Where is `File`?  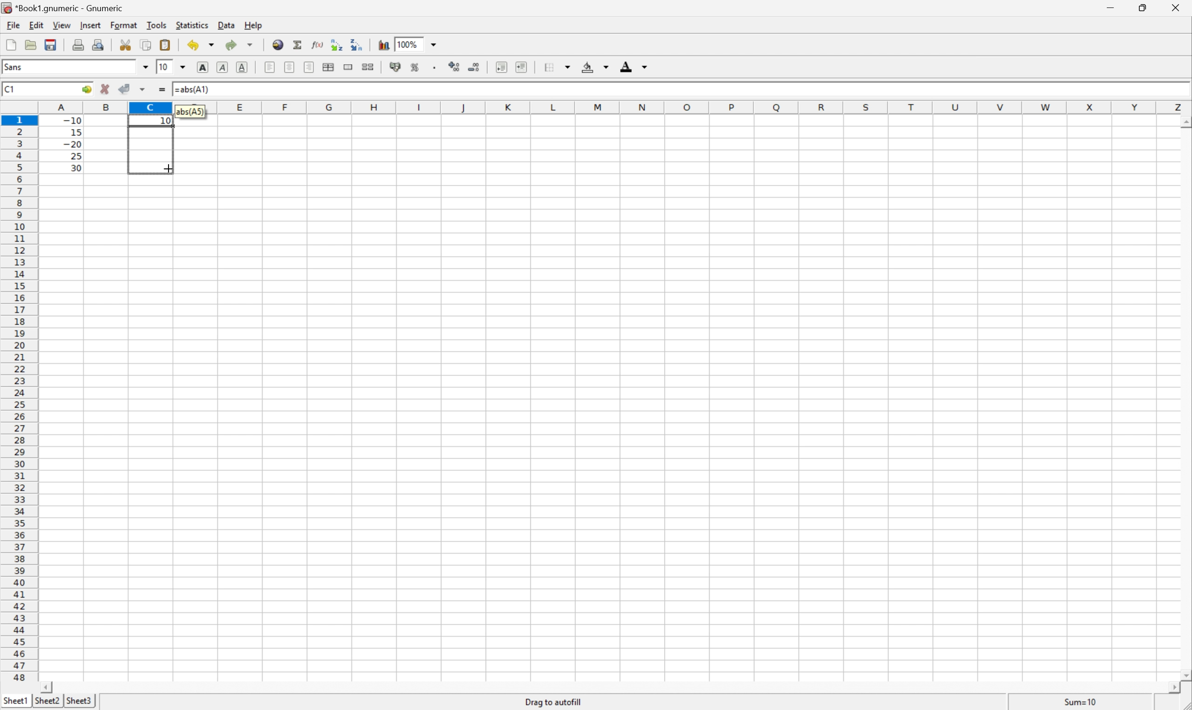 File is located at coordinates (12, 25).